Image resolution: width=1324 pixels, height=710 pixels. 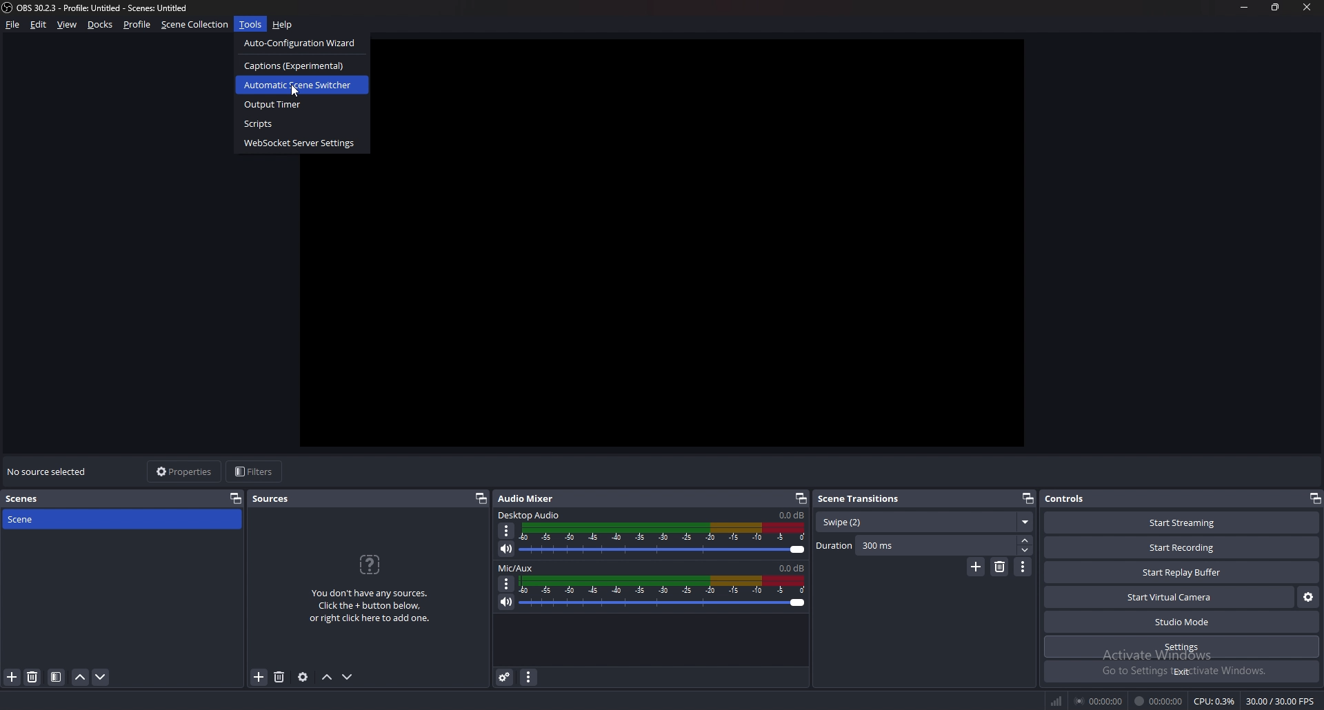 I want to click on scripts, so click(x=302, y=123).